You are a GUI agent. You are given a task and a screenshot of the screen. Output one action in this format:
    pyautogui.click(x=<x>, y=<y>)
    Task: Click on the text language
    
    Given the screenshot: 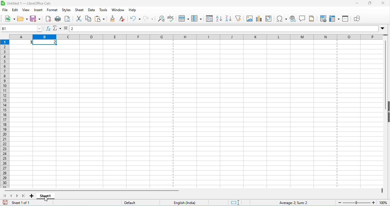 What is the action you would take?
    pyautogui.click(x=195, y=203)
    